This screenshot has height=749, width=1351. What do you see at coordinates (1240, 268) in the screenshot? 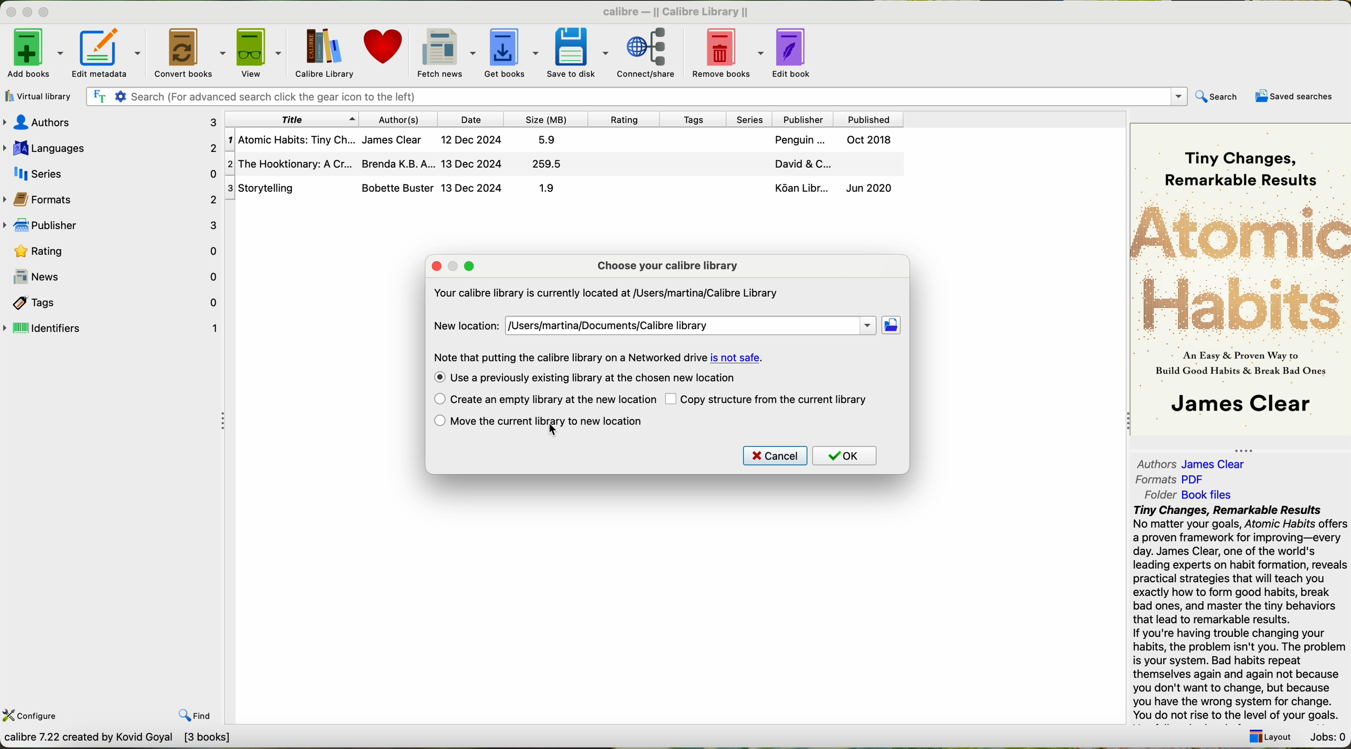
I see `Atomic Habits` at bounding box center [1240, 268].